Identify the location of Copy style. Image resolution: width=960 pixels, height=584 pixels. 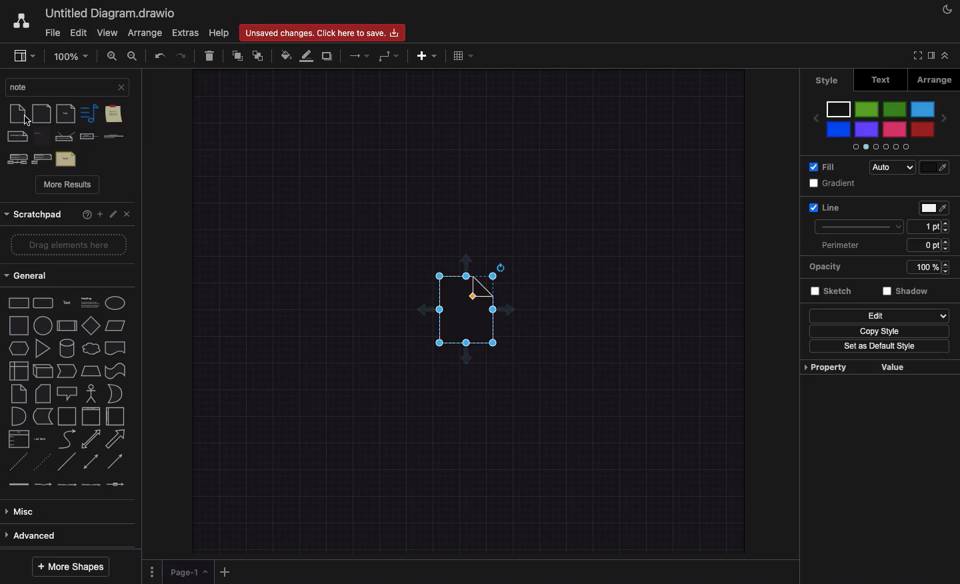
(880, 331).